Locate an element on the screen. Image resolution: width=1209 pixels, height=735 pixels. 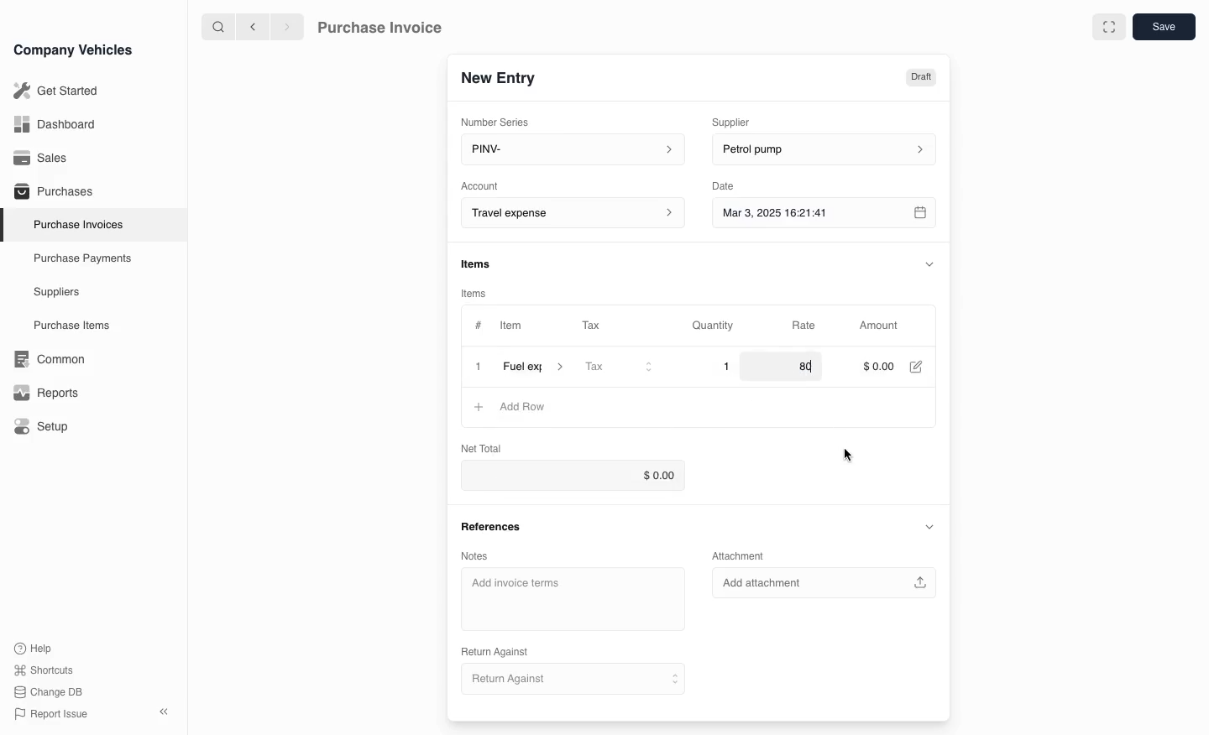
Help is located at coordinates (37, 648).